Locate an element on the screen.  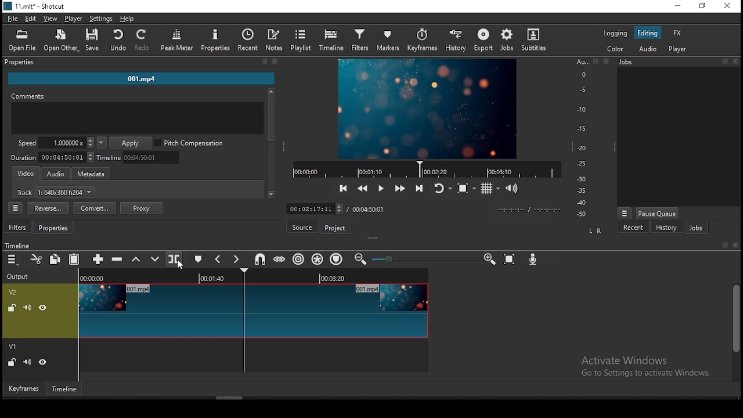
lift is located at coordinates (135, 260).